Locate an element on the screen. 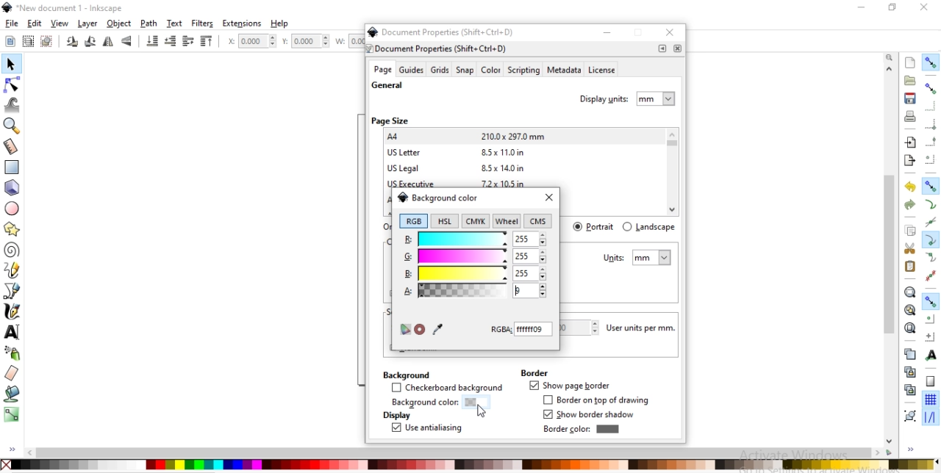 The width and height of the screenshot is (941, 473). snap cusp nodes is located at coordinates (930, 241).